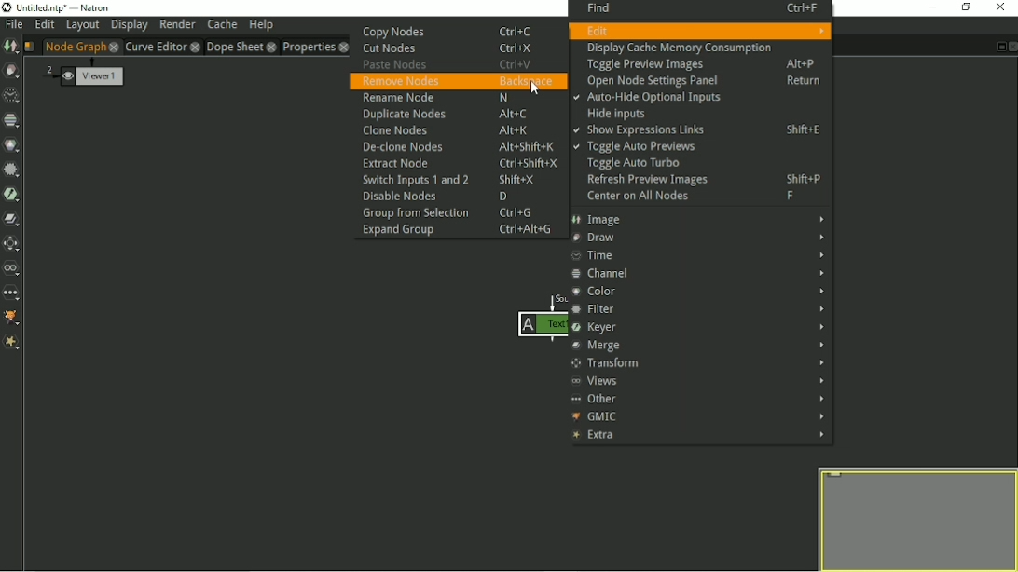 The width and height of the screenshot is (1018, 572). I want to click on close, so click(272, 47).